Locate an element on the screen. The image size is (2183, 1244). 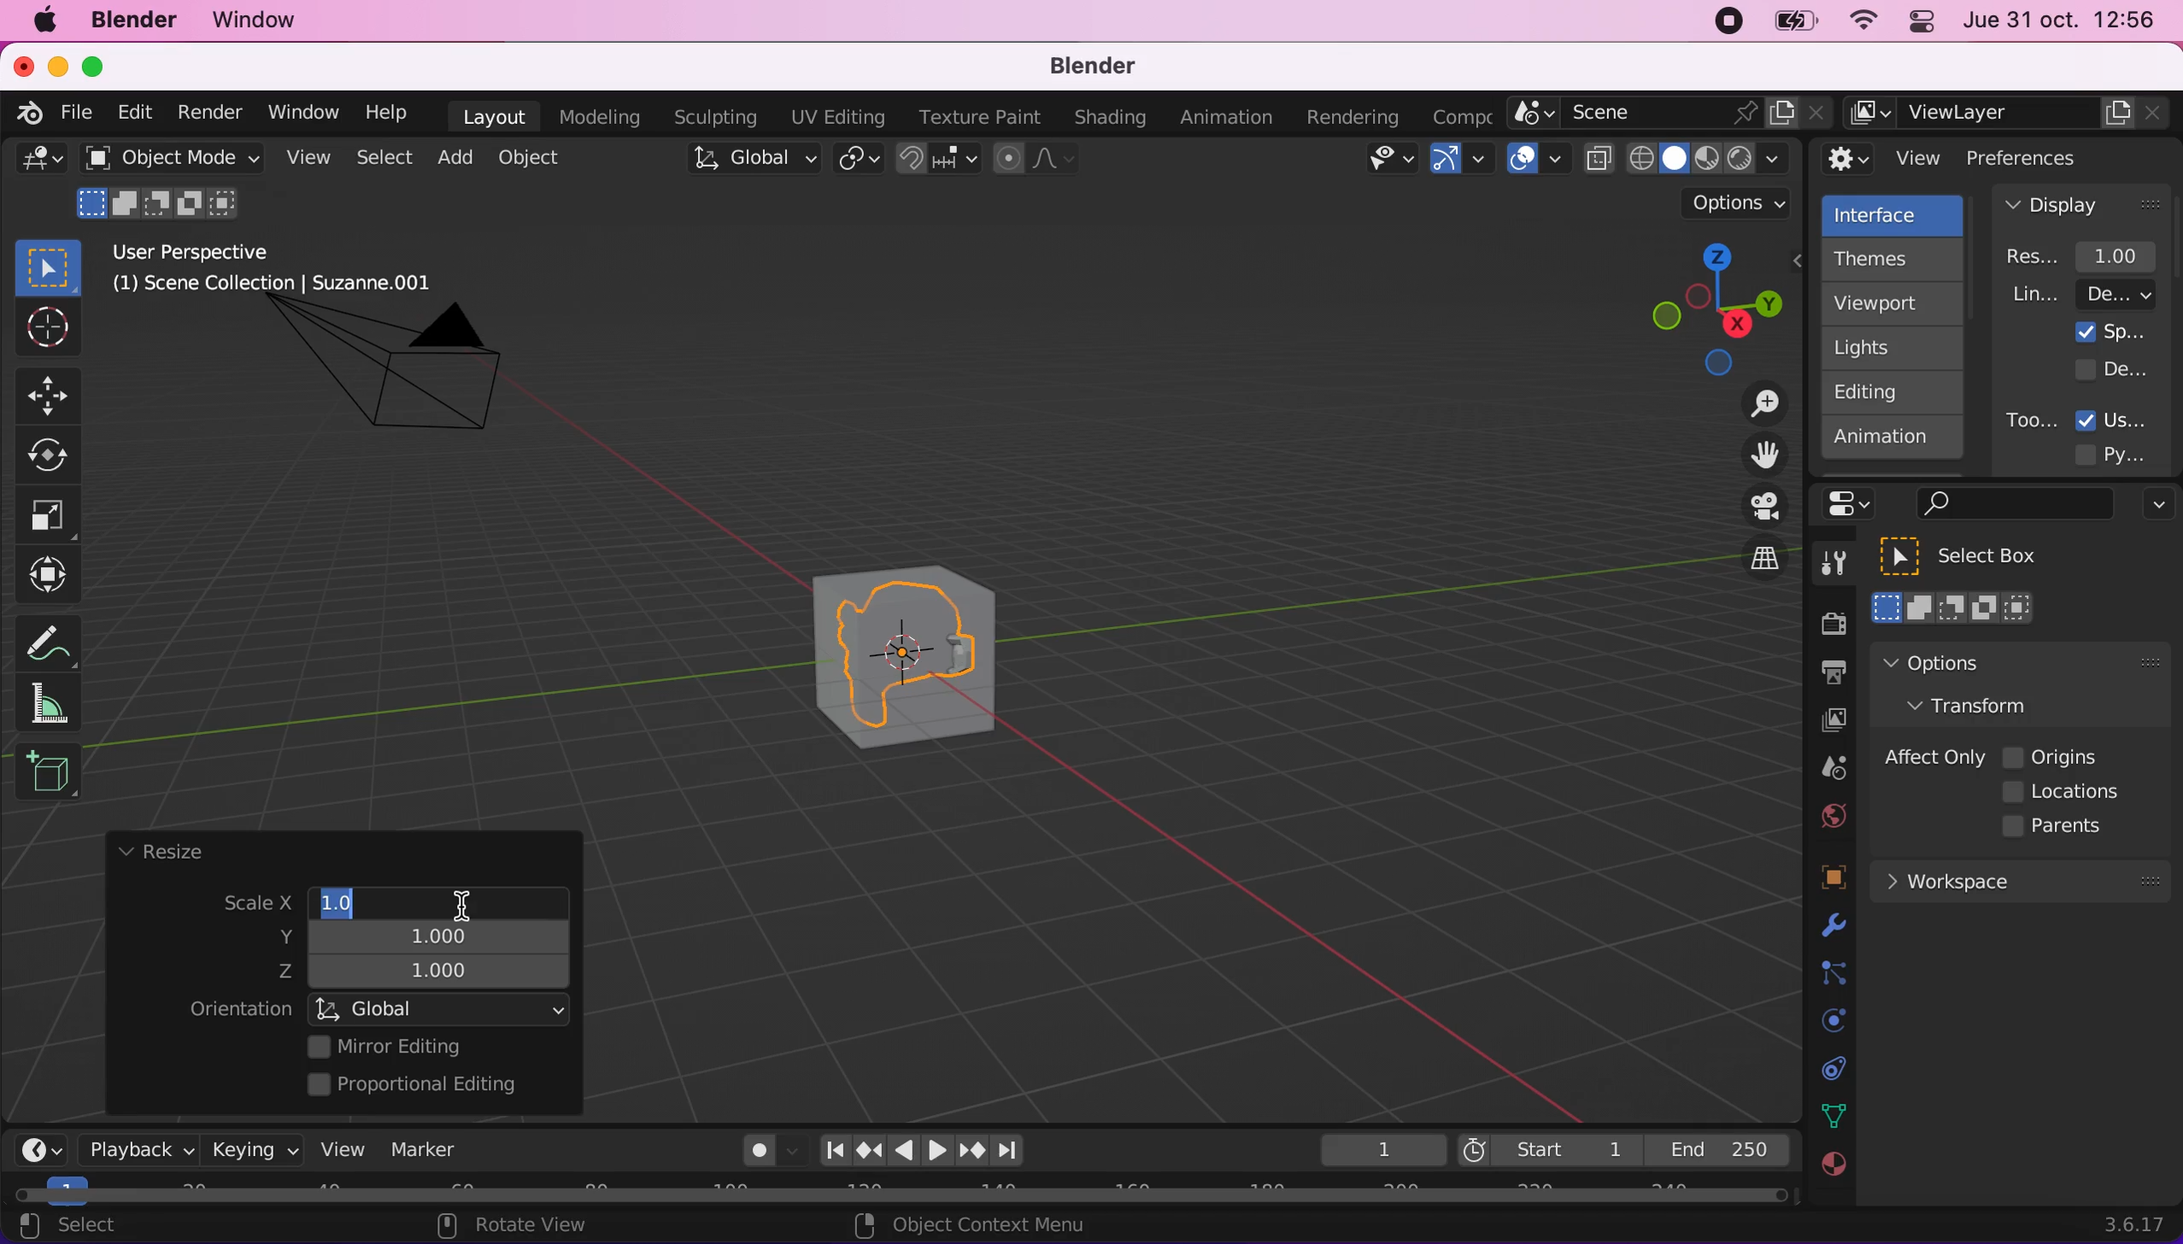
texture paint is located at coordinates (976, 116).